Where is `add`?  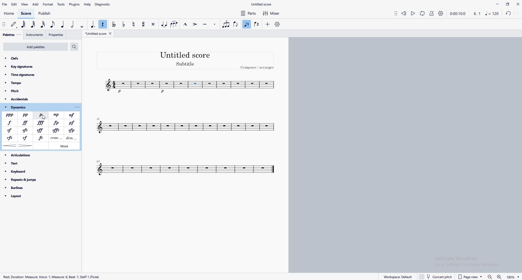
add is located at coordinates (36, 4).